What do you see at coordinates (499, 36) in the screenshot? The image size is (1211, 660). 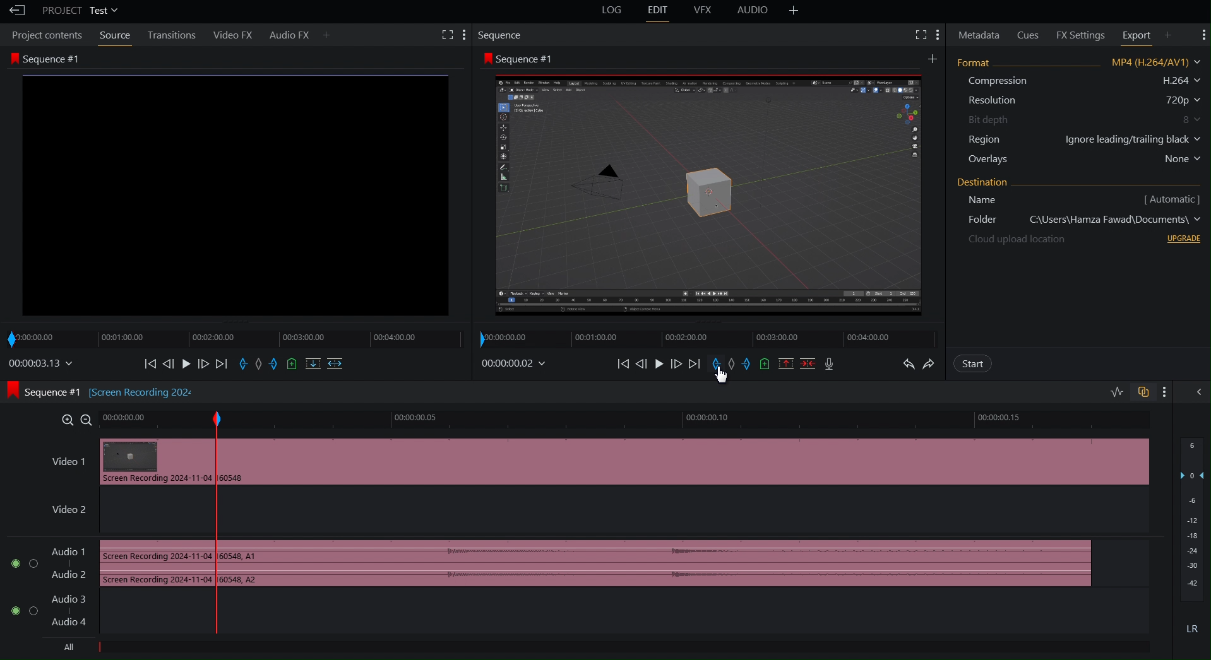 I see `Sequence` at bounding box center [499, 36].